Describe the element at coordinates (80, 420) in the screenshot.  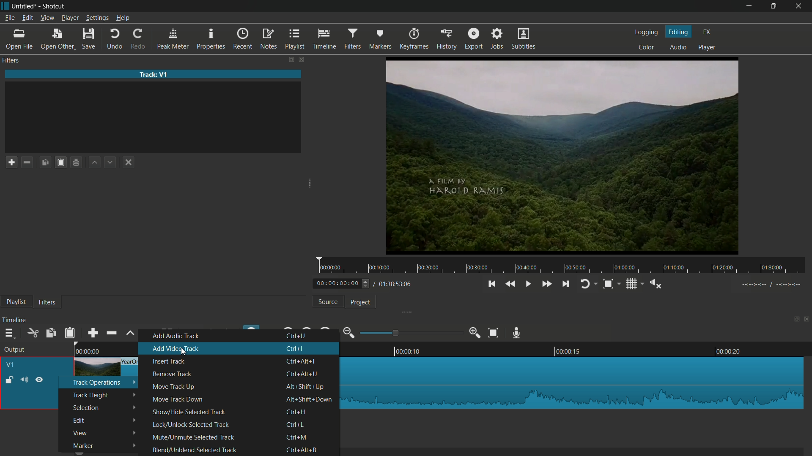
I see `edit` at that location.